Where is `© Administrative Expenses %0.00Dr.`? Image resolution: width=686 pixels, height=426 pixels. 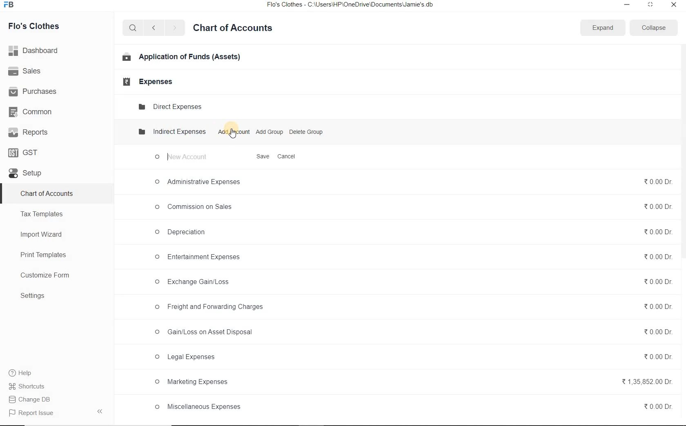
© Administrative Expenses %0.00Dr. is located at coordinates (412, 182).